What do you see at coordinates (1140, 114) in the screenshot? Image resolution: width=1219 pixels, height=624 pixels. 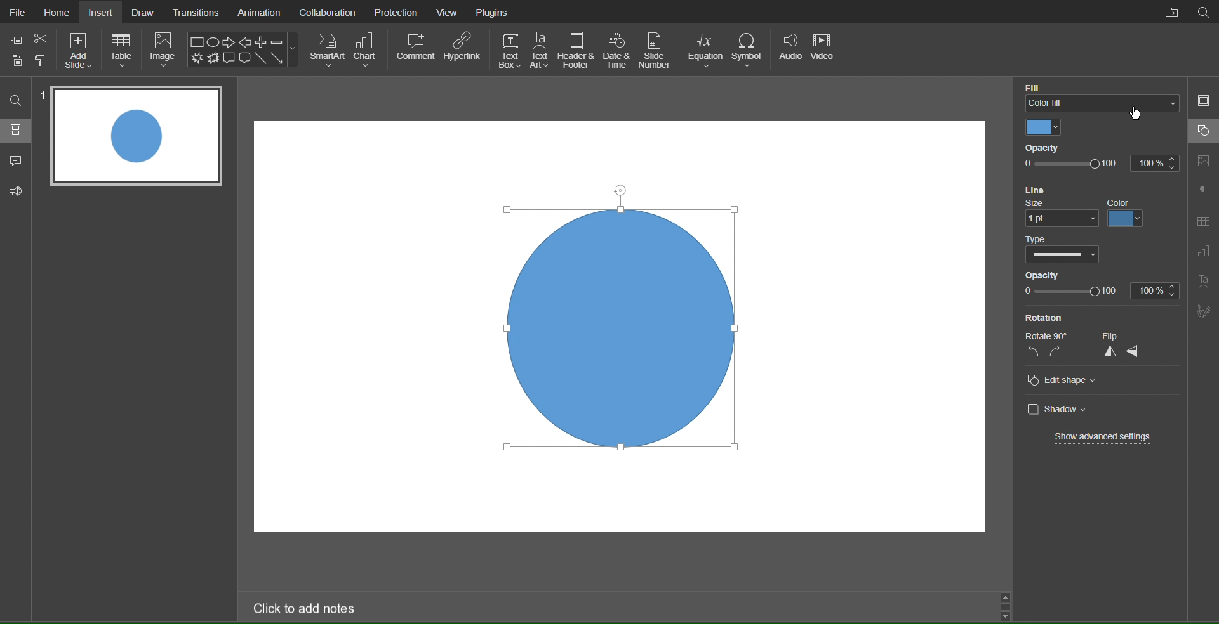 I see `cursor` at bounding box center [1140, 114].